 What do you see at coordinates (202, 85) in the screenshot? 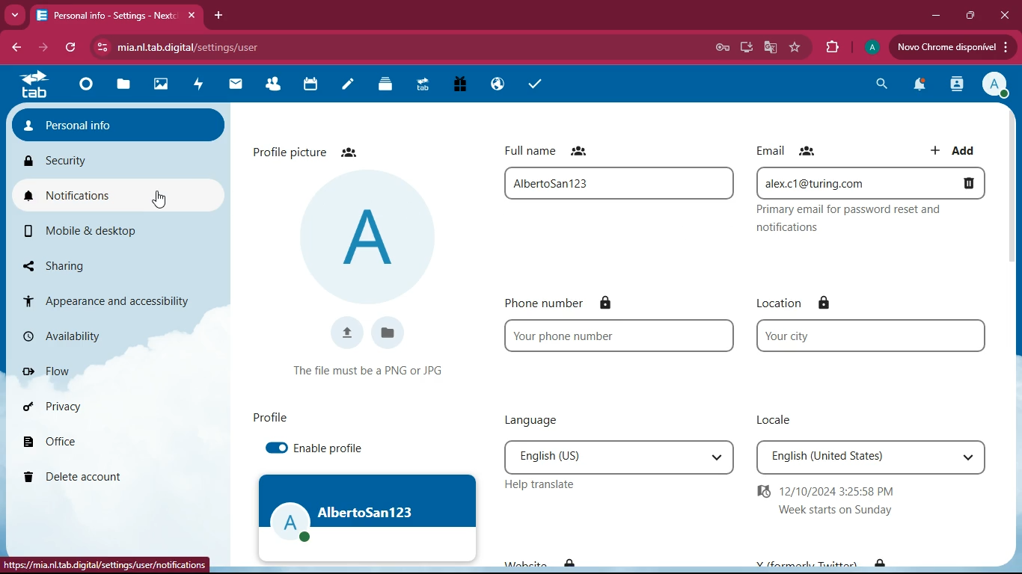
I see `activity` at bounding box center [202, 85].